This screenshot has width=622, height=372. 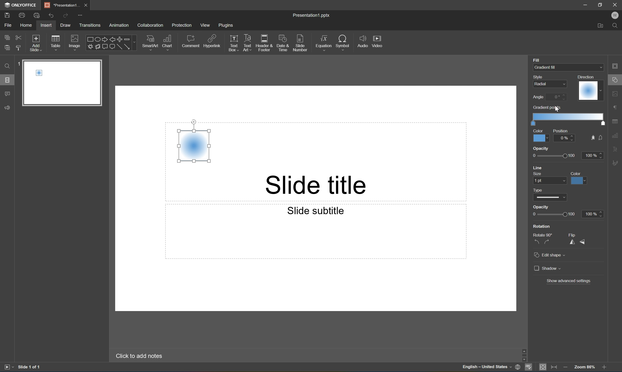 What do you see at coordinates (550, 256) in the screenshot?
I see `Edit shape` at bounding box center [550, 256].